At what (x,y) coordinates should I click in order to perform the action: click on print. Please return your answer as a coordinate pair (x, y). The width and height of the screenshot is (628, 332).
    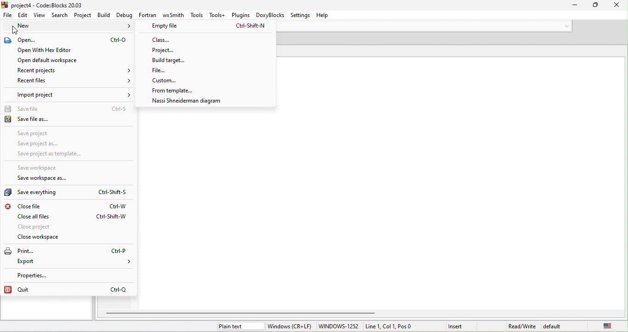
    Looking at the image, I should click on (67, 249).